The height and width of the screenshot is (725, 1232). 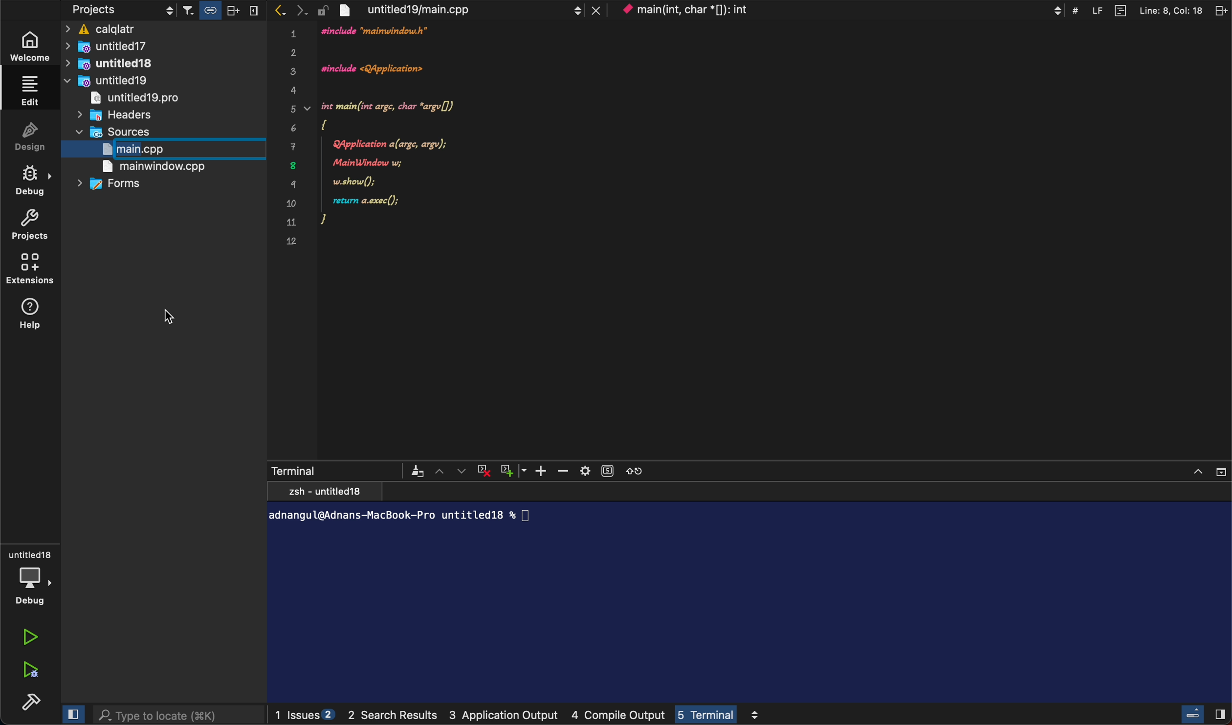 I want to click on Window controls, so click(x=1208, y=470).